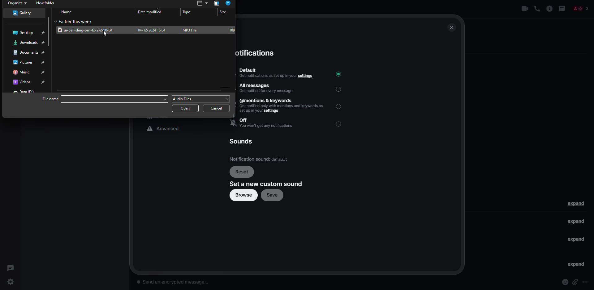 The image size is (594, 290). What do you see at coordinates (576, 240) in the screenshot?
I see `expand` at bounding box center [576, 240].